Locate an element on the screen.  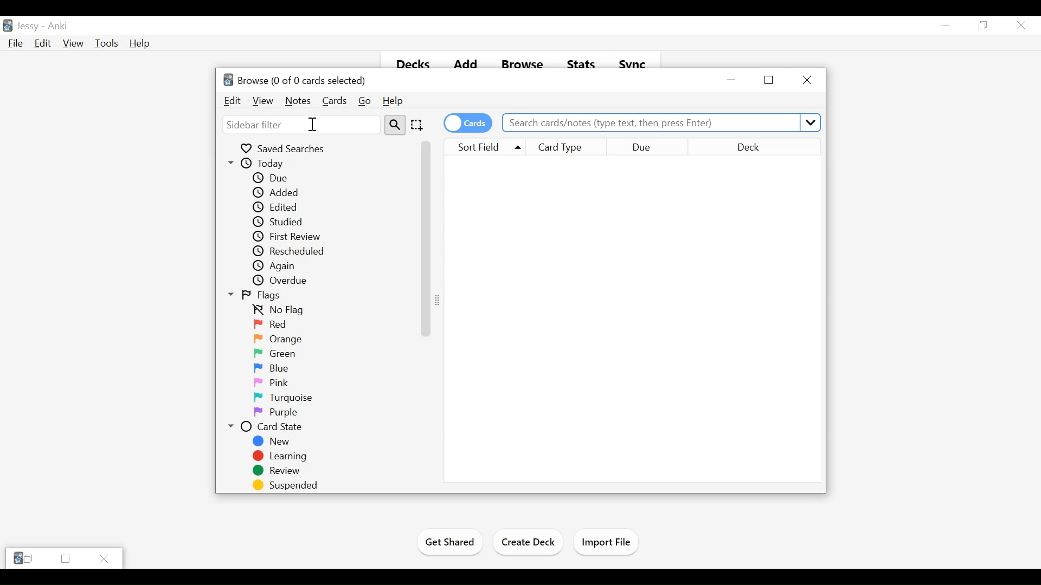
Due is located at coordinates (271, 178).